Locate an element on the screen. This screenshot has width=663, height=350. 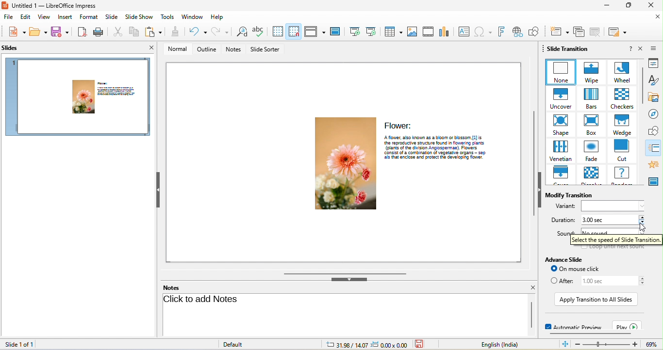
sidebar settings is located at coordinates (656, 48).